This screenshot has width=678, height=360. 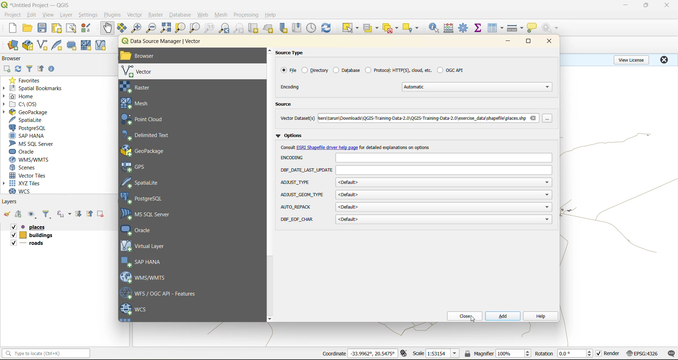 What do you see at coordinates (209, 28) in the screenshot?
I see `zoom native` at bounding box center [209, 28].